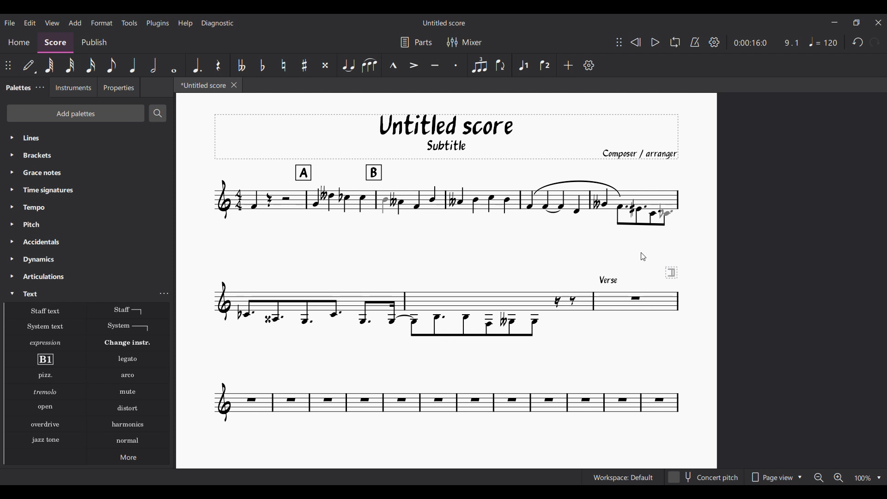 This screenshot has height=499, width=887. I want to click on Tie, so click(348, 65).